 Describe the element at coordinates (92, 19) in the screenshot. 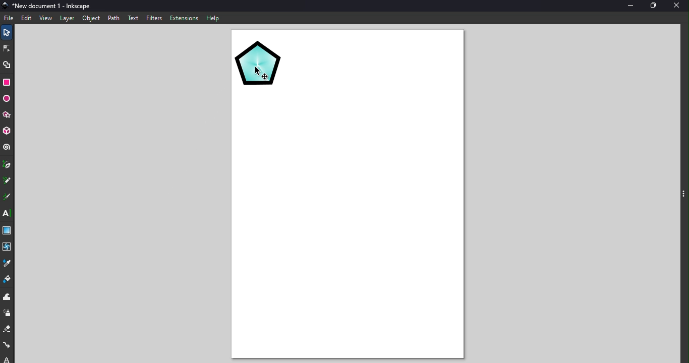

I see `Object` at that location.